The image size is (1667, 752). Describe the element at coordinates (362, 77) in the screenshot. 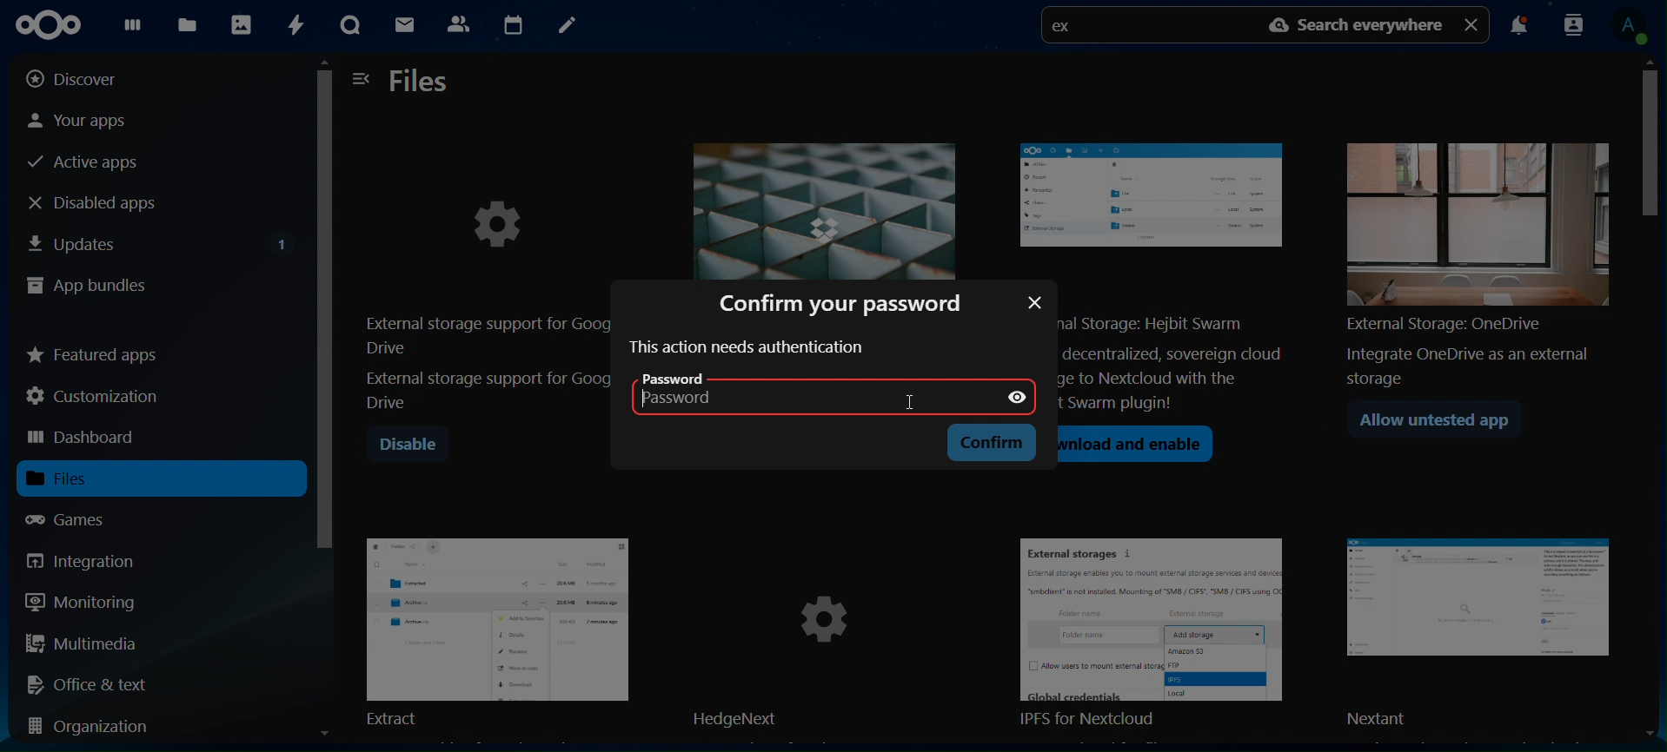

I see `close navigation` at that location.